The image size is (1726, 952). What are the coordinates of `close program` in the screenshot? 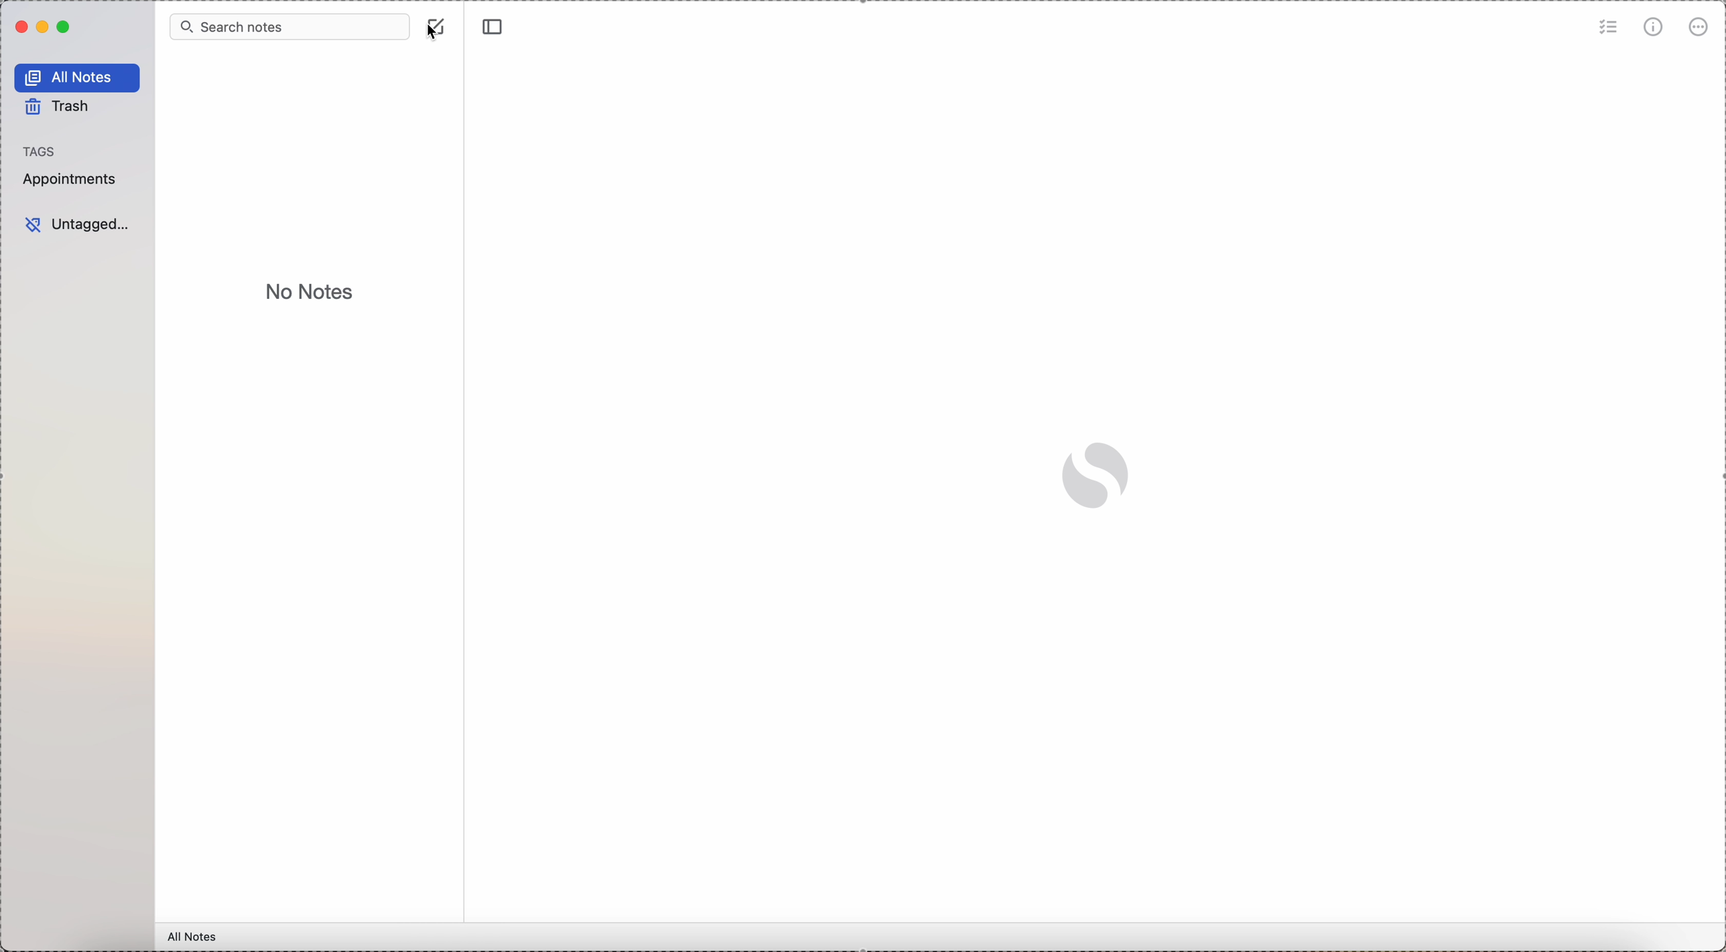 It's located at (19, 27).